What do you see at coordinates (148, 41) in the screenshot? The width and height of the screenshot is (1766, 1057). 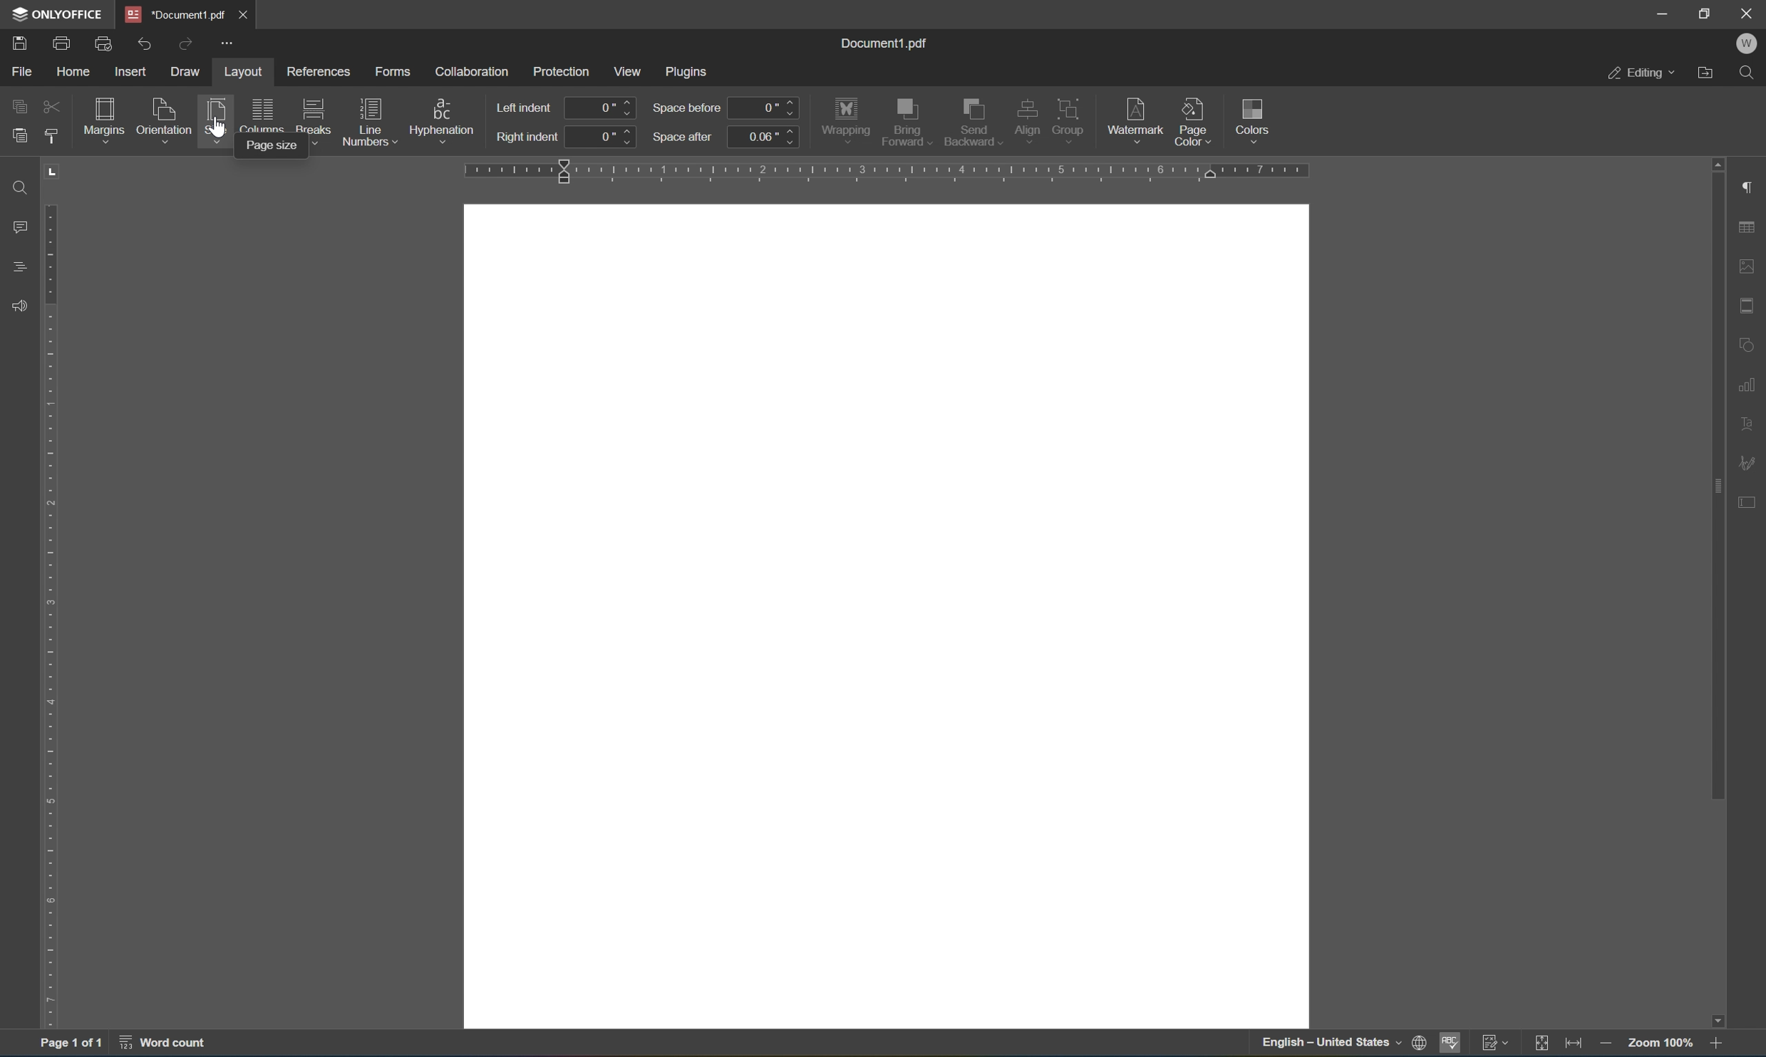 I see `undo` at bounding box center [148, 41].